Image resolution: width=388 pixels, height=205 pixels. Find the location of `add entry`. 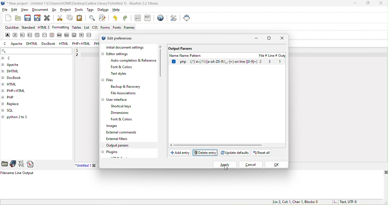

add entry is located at coordinates (180, 153).